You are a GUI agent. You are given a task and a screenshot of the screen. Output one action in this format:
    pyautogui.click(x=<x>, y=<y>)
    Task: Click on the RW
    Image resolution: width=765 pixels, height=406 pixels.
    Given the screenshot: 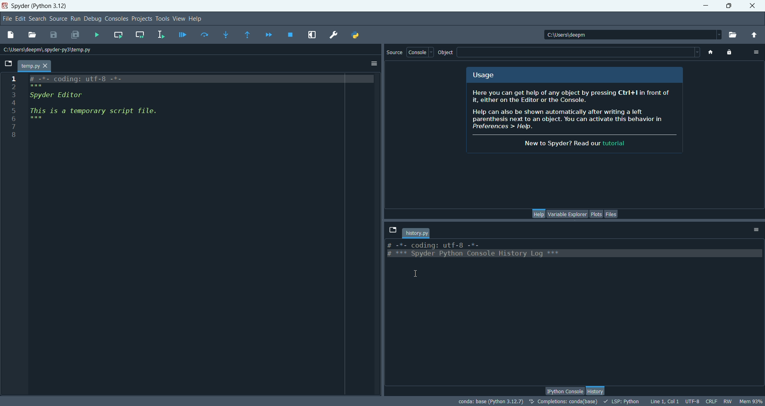 What is the action you would take?
    pyautogui.click(x=729, y=401)
    